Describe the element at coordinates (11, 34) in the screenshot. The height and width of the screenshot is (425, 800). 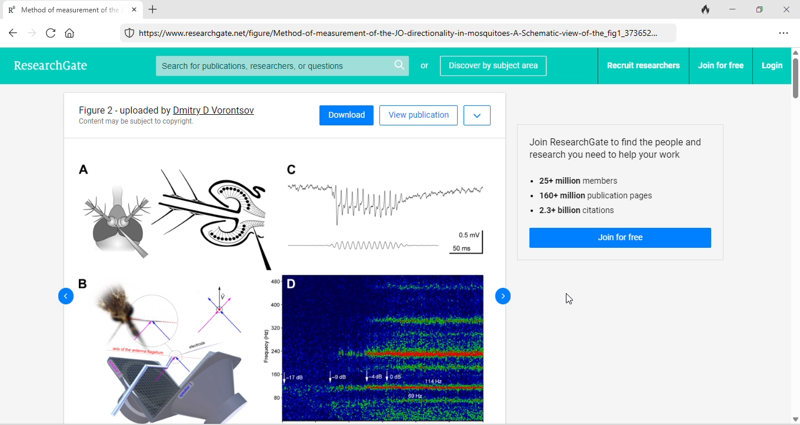
I see `back` at that location.